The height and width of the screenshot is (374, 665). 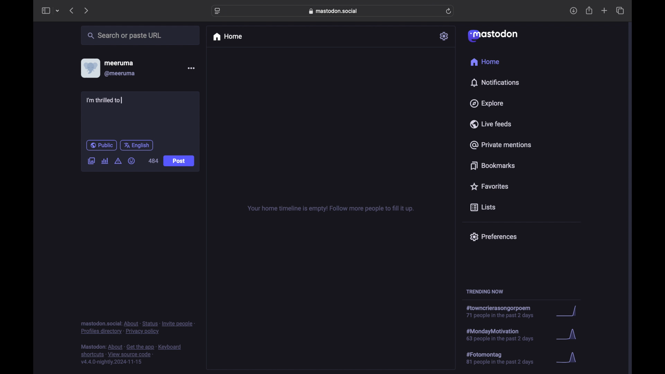 I want to click on live feeds, so click(x=490, y=124).